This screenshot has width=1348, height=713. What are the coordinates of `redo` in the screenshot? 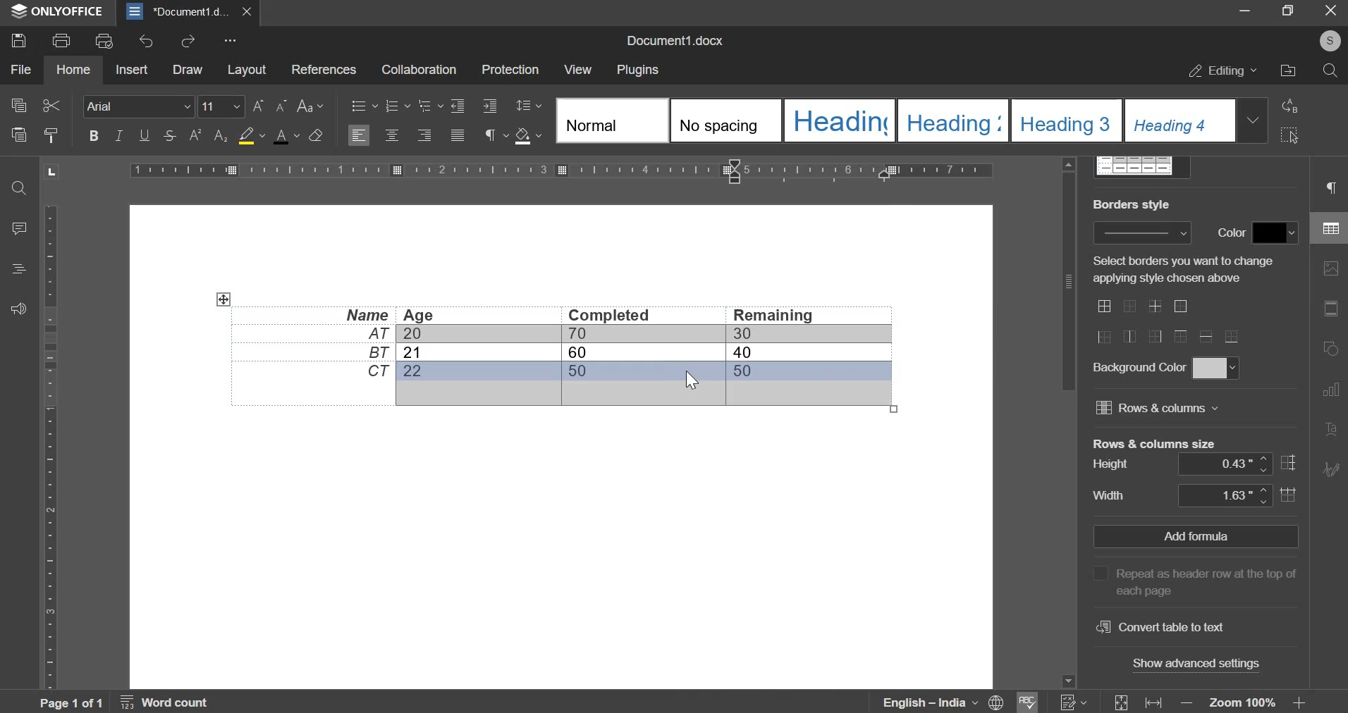 It's located at (188, 43).